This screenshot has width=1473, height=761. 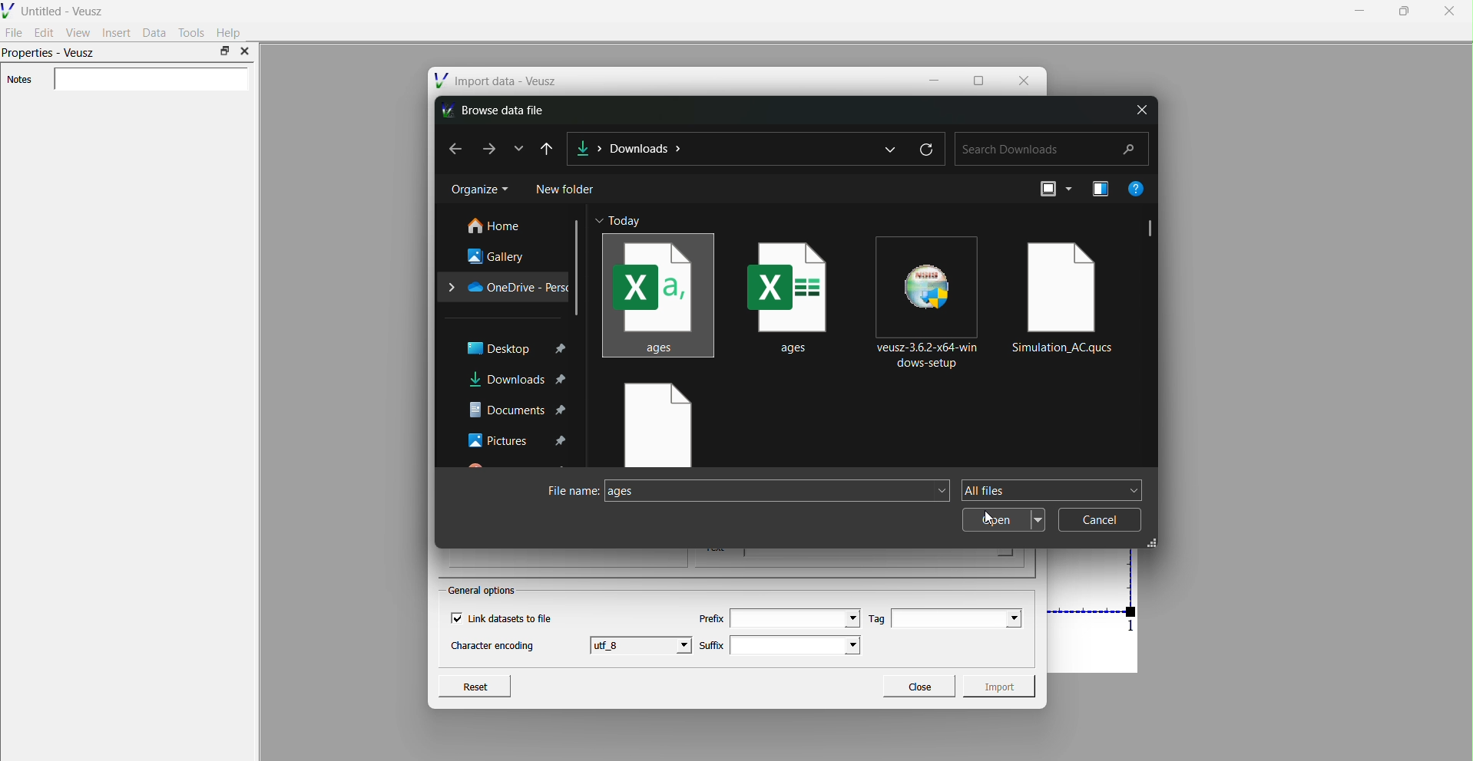 I want to click on Help, so click(x=230, y=33).